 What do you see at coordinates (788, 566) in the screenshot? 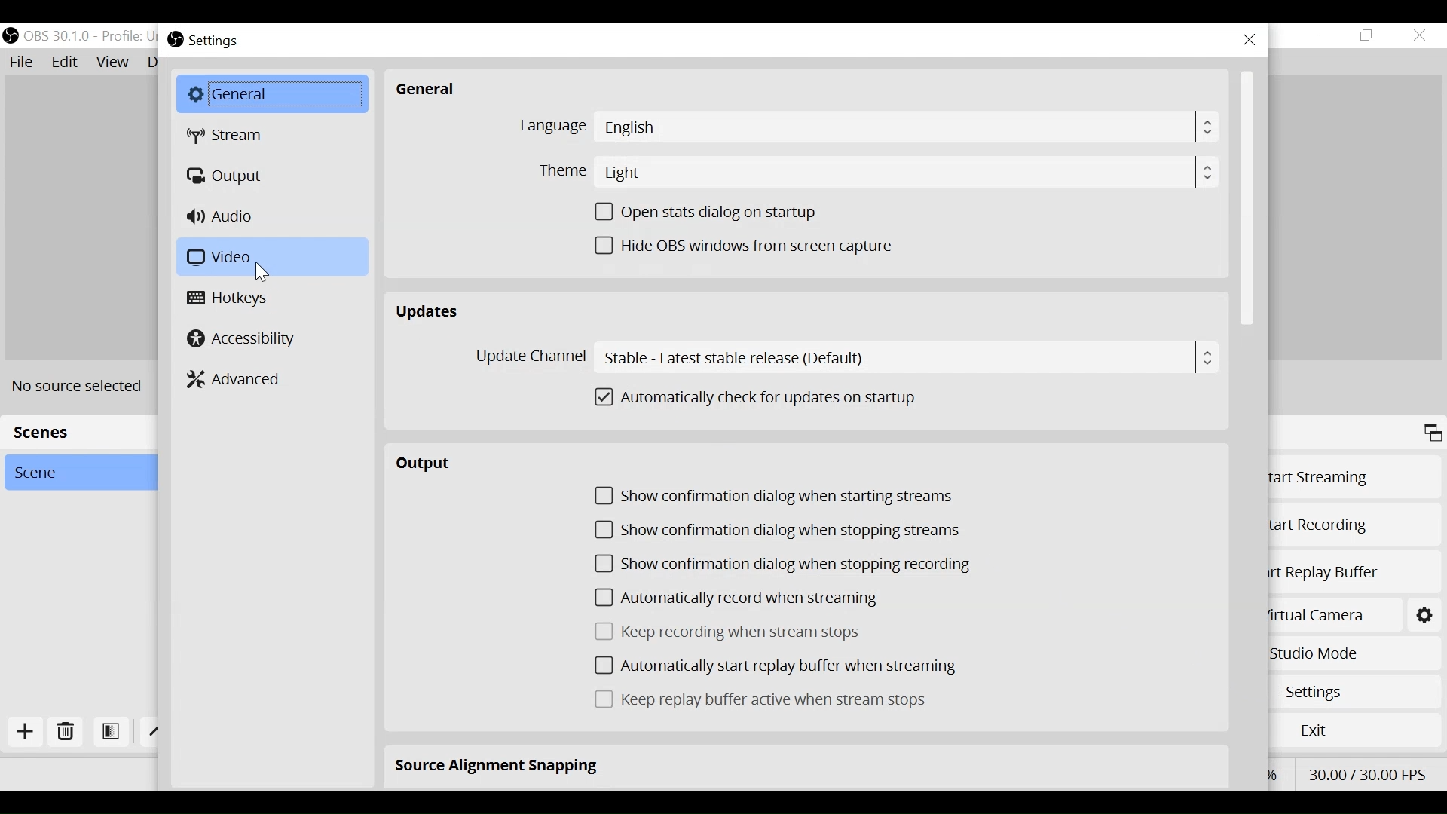
I see `(un)check Show confirmation dialog when stopping recording` at bounding box center [788, 566].